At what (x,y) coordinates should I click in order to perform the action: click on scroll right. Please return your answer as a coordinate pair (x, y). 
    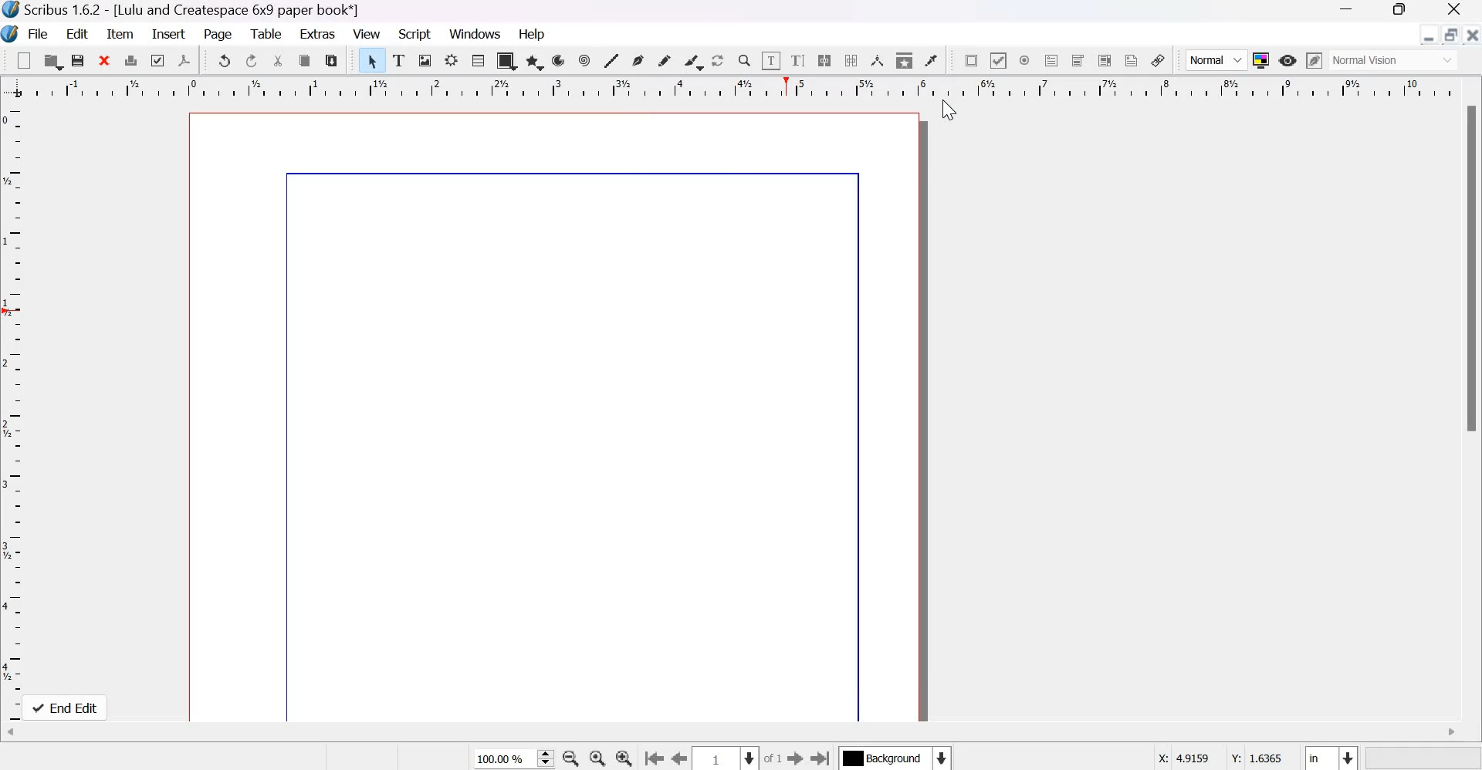
    Looking at the image, I should click on (1453, 733).